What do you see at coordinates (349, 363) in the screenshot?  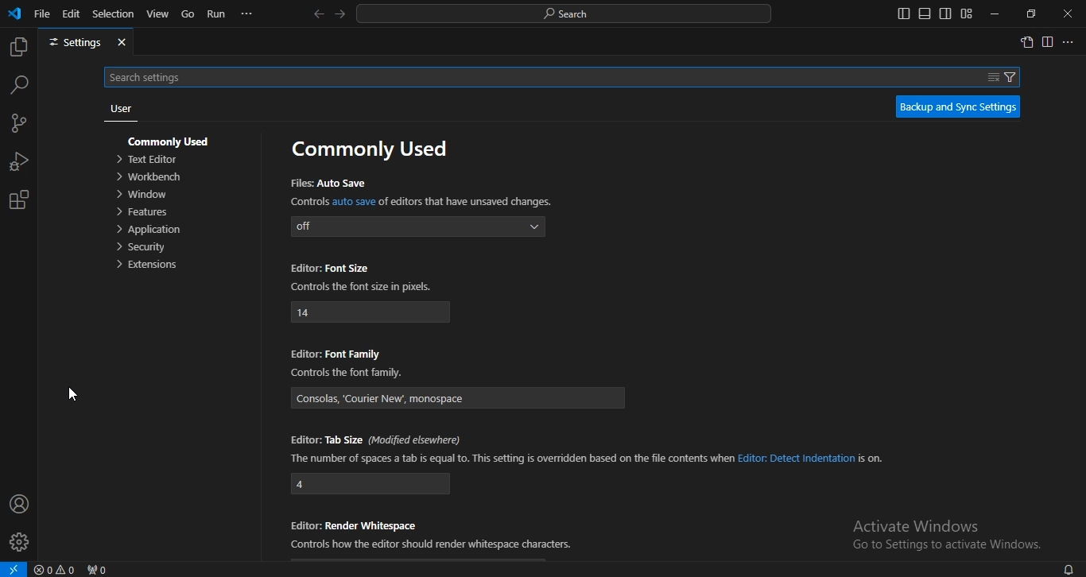 I see `Editor: Font Family
Controls the font family.` at bounding box center [349, 363].